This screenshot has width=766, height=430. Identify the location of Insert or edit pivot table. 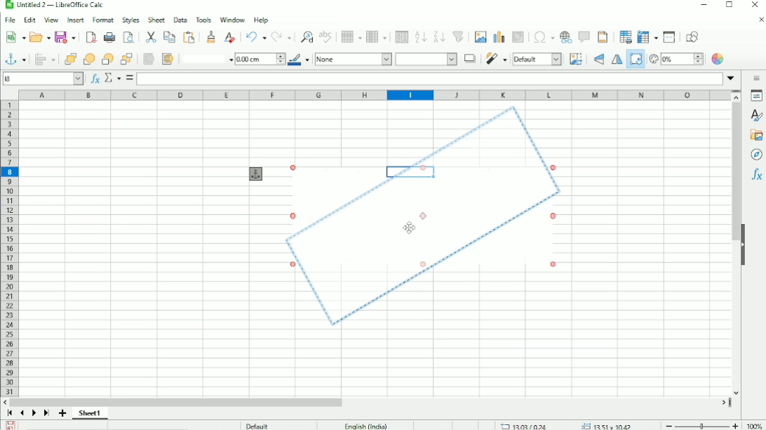
(518, 37).